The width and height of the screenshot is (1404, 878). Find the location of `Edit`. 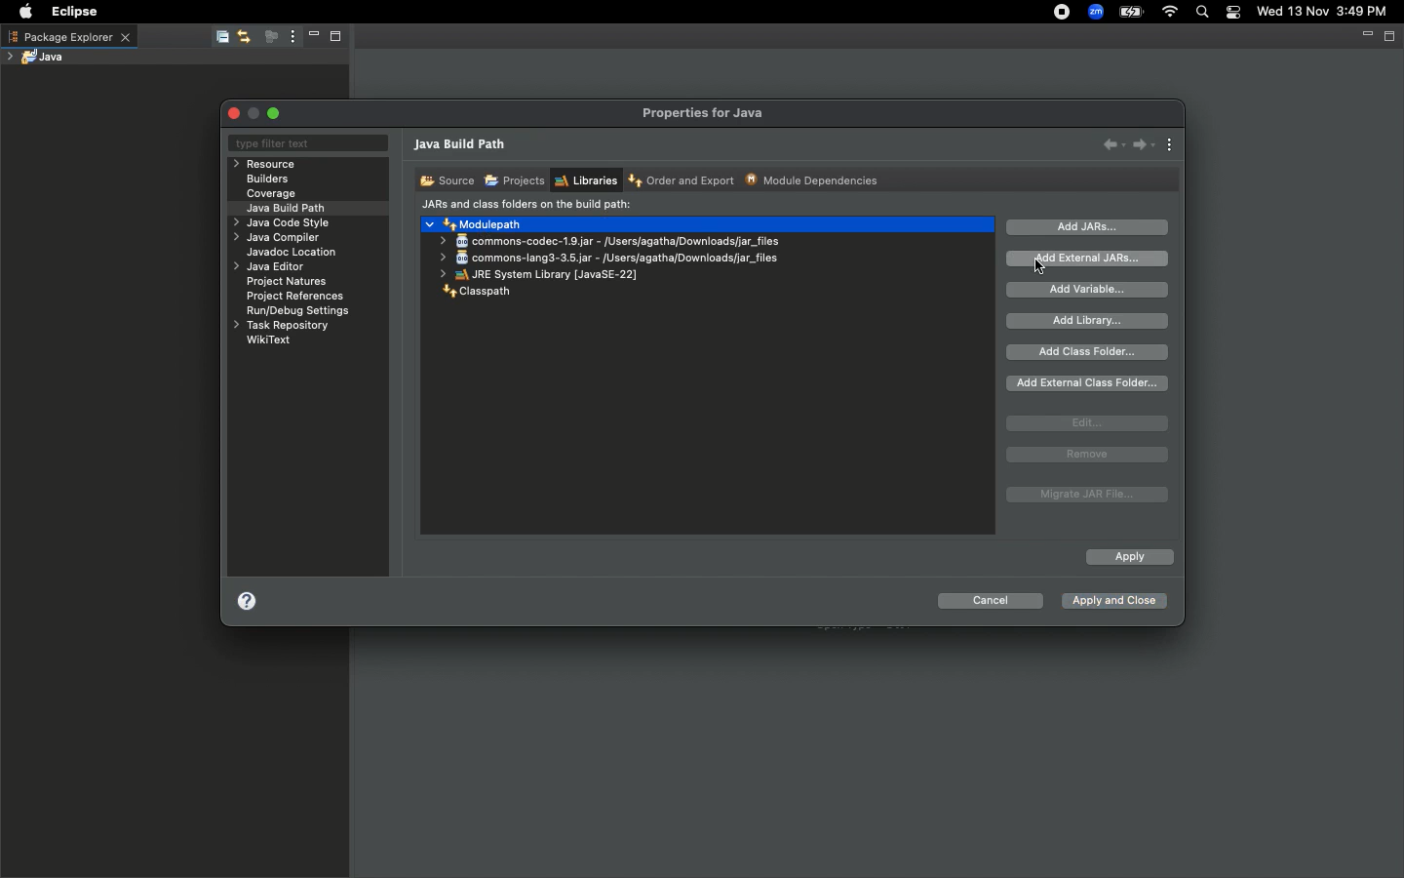

Edit is located at coordinates (1087, 423).